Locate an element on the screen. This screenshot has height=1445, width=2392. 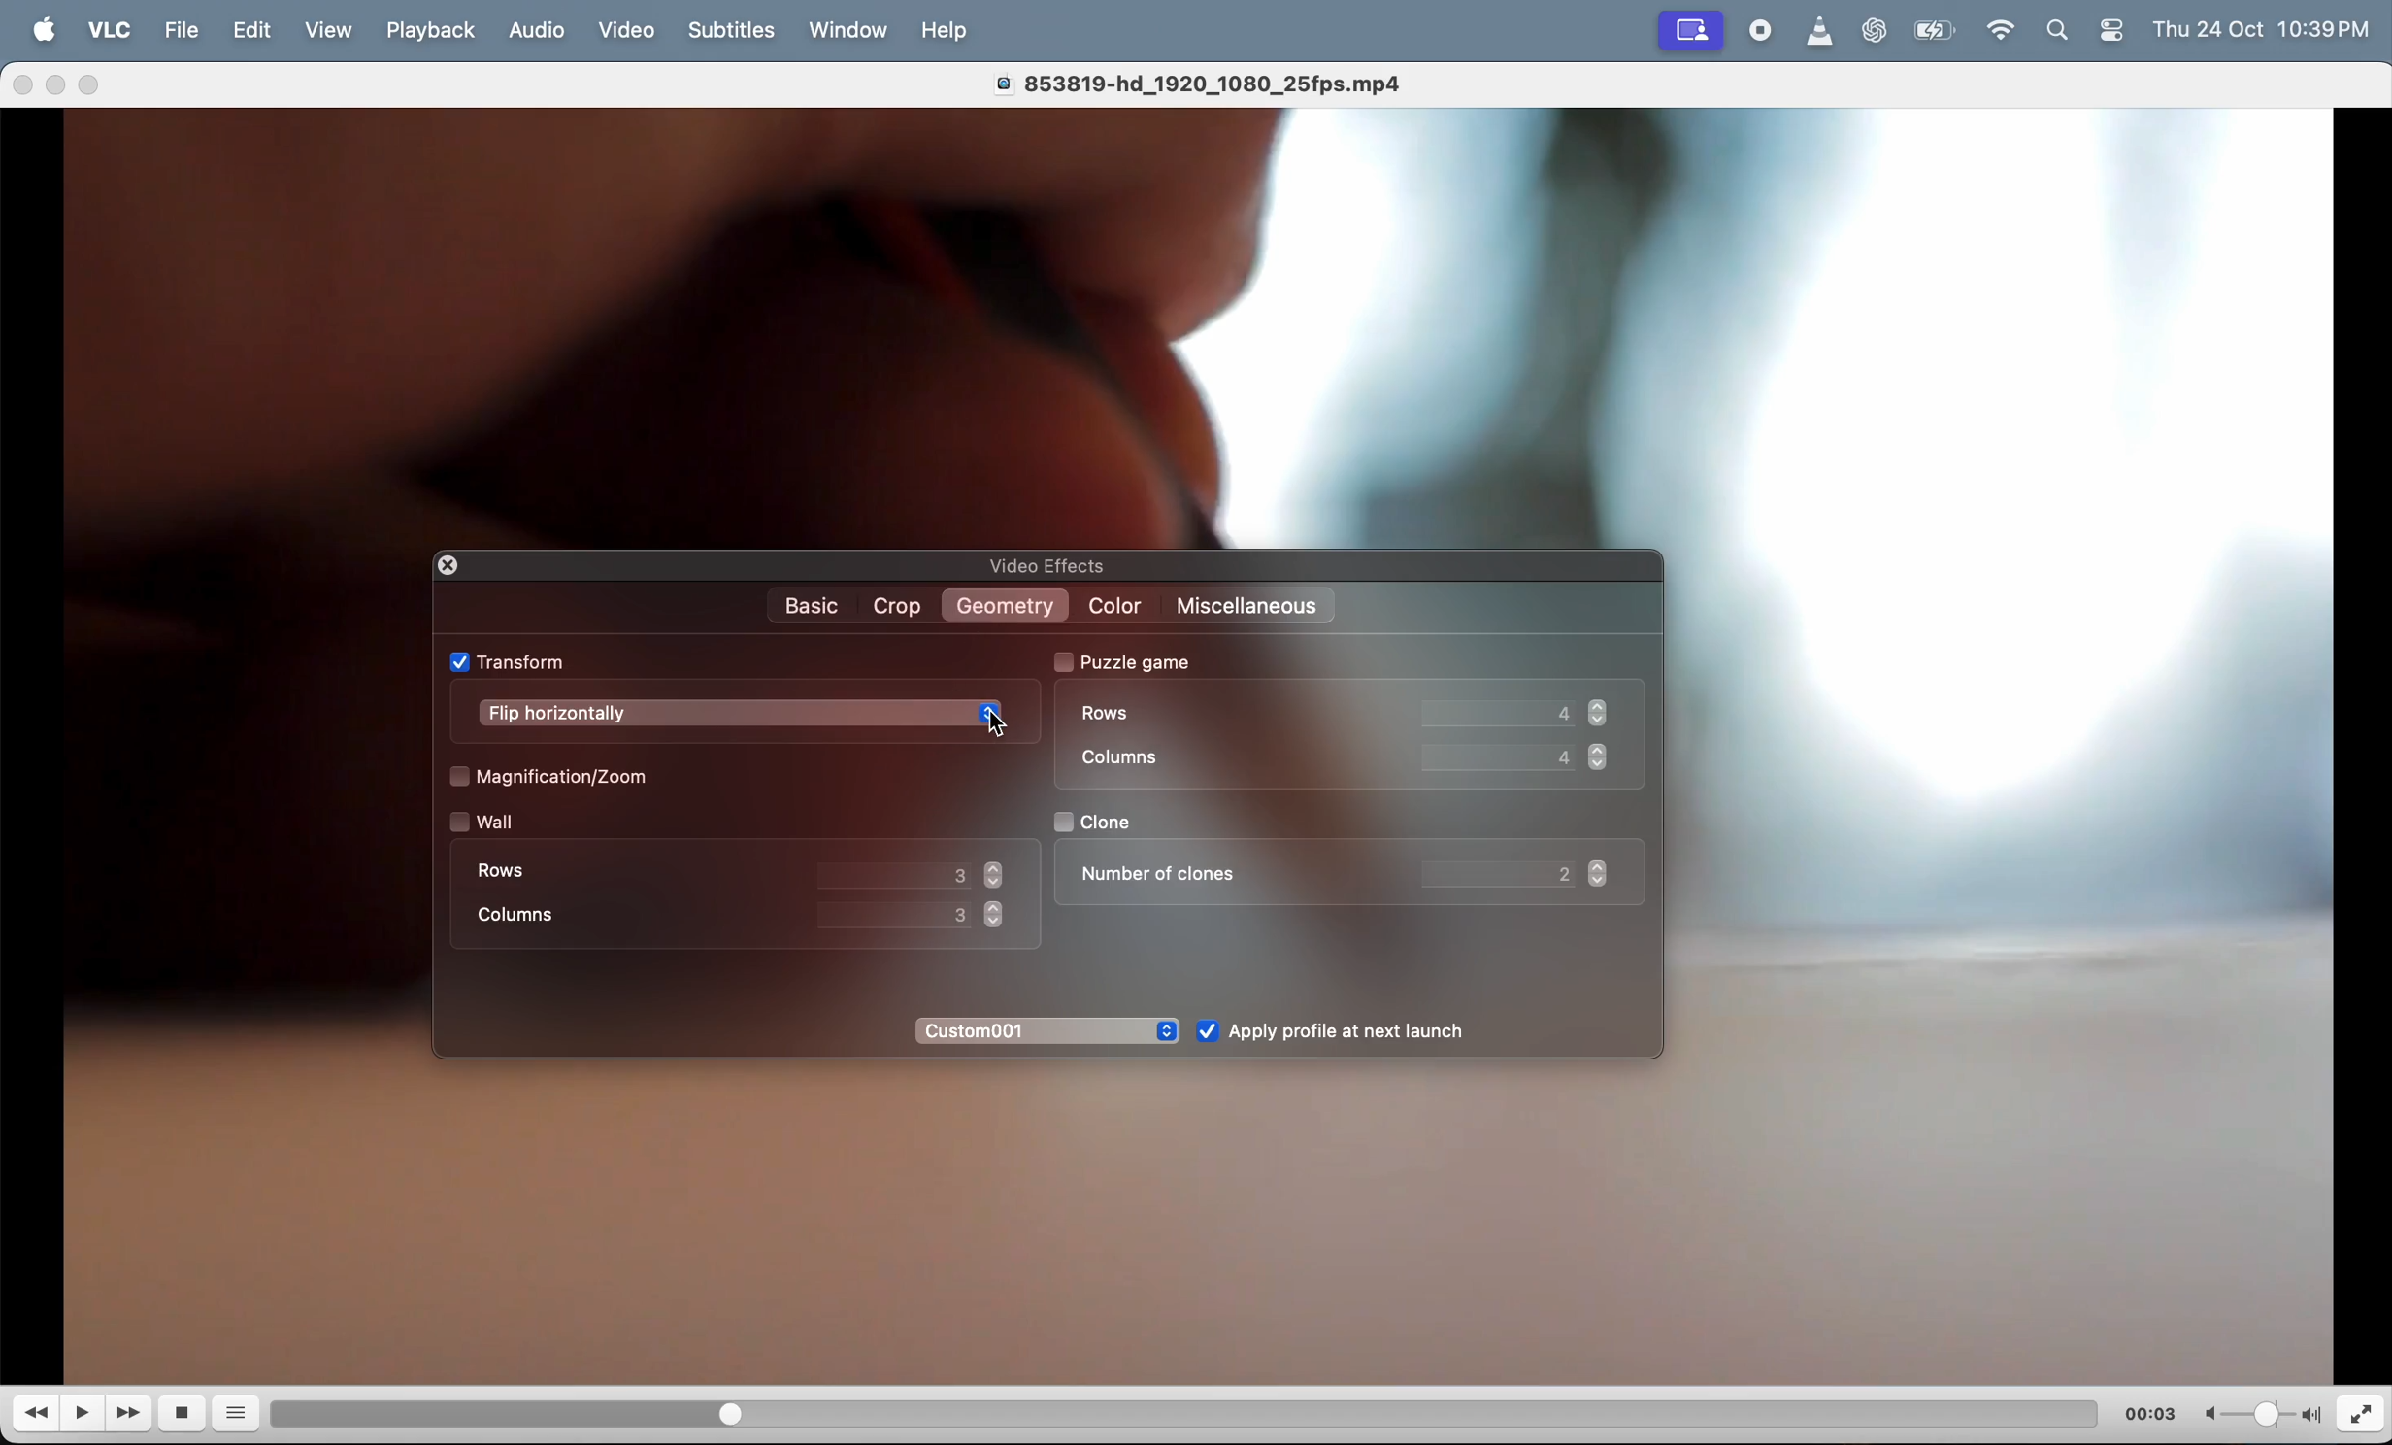
Geometry is located at coordinates (1007, 605).